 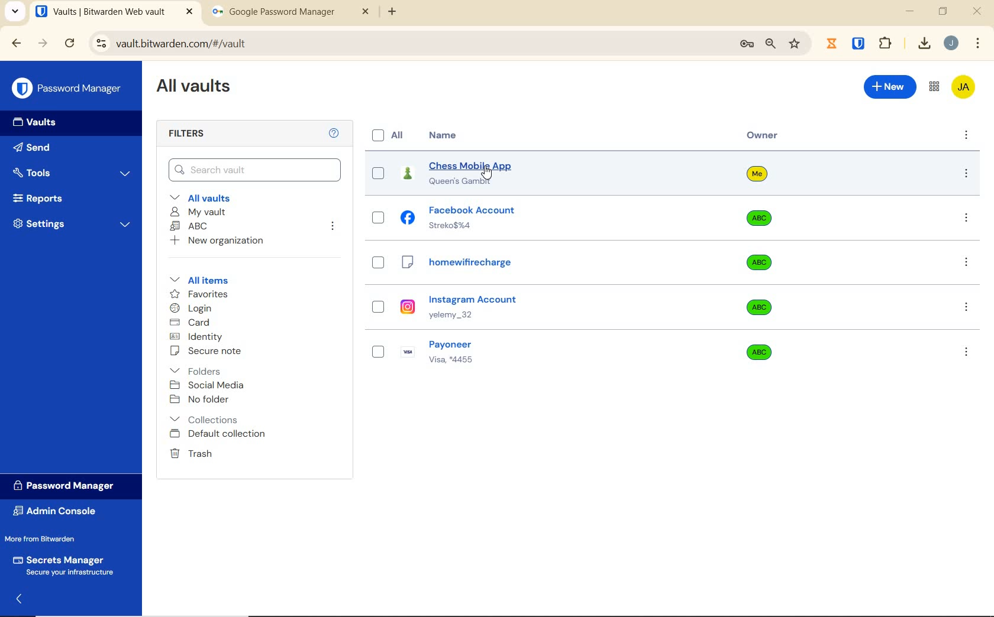 I want to click on Admin Console, so click(x=62, y=512).